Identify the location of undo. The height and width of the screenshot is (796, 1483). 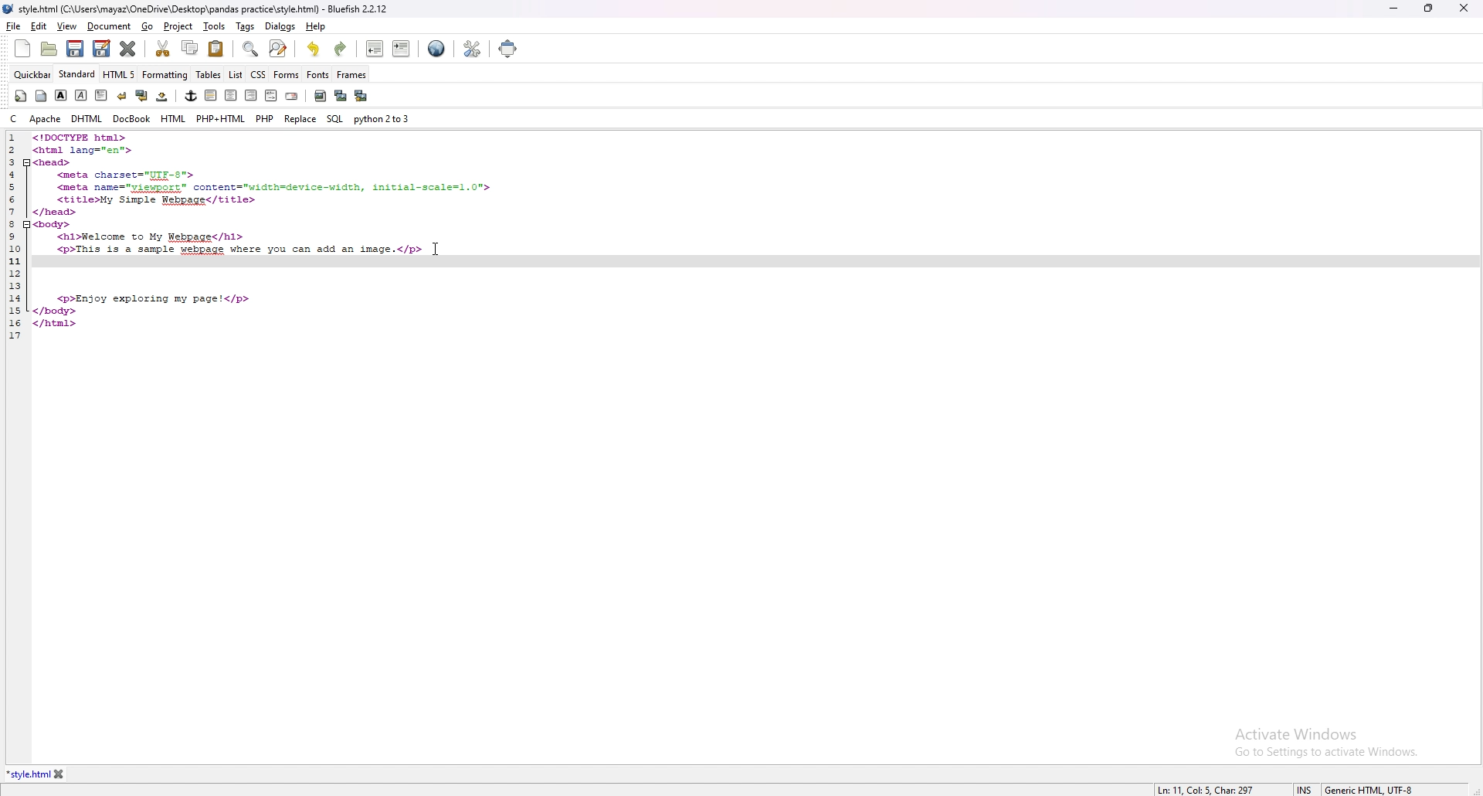
(314, 49).